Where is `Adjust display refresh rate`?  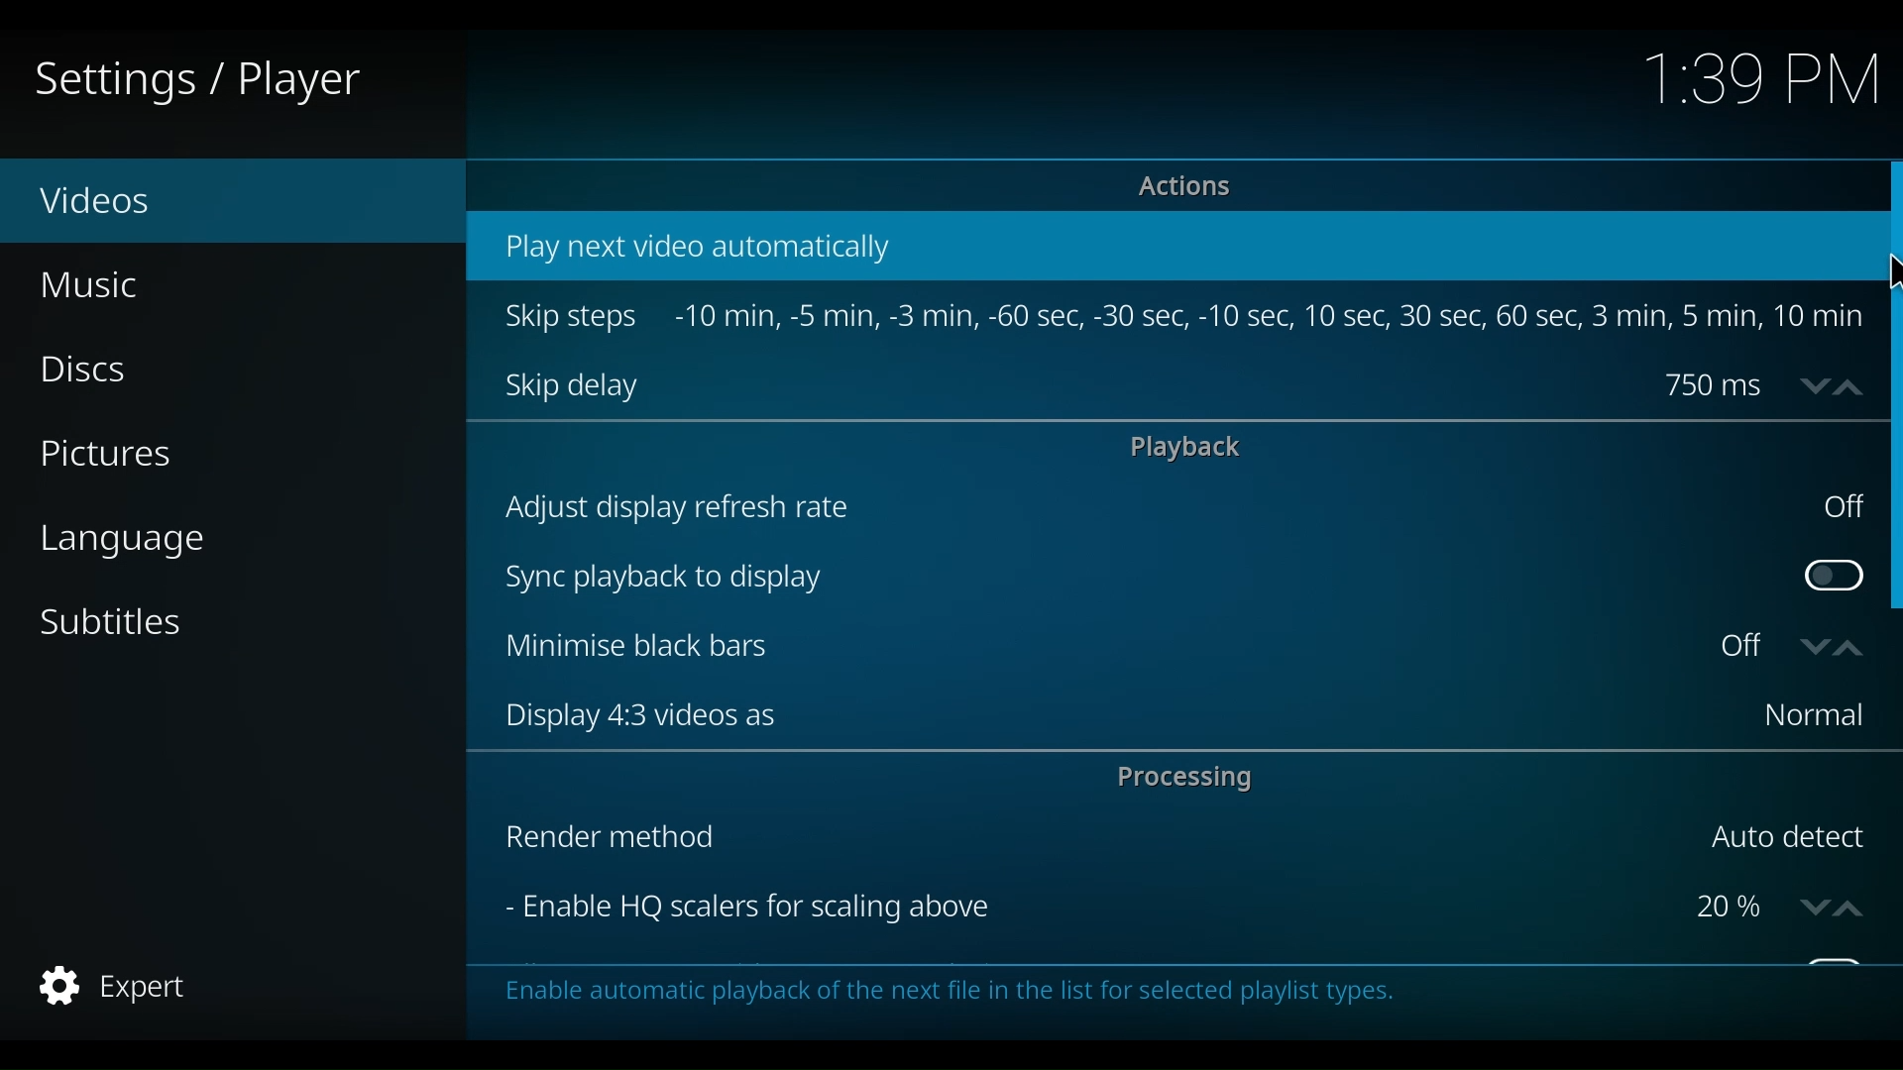
Adjust display refresh rate is located at coordinates (1144, 512).